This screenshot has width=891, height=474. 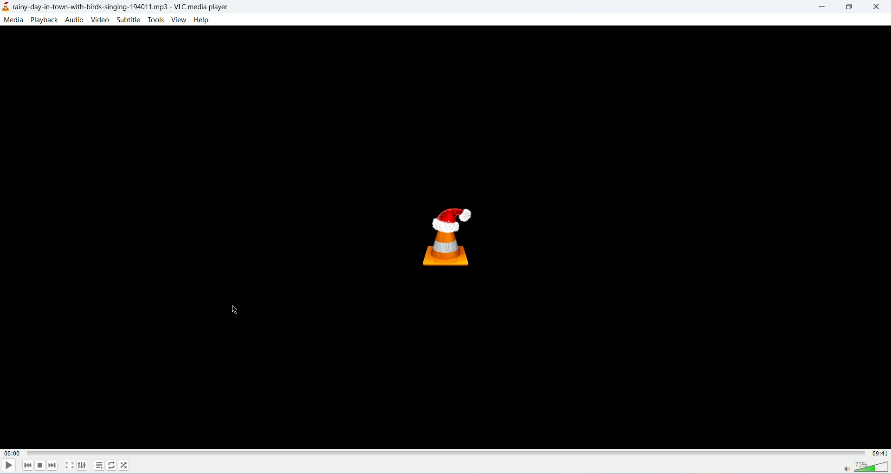 I want to click on view, so click(x=179, y=19).